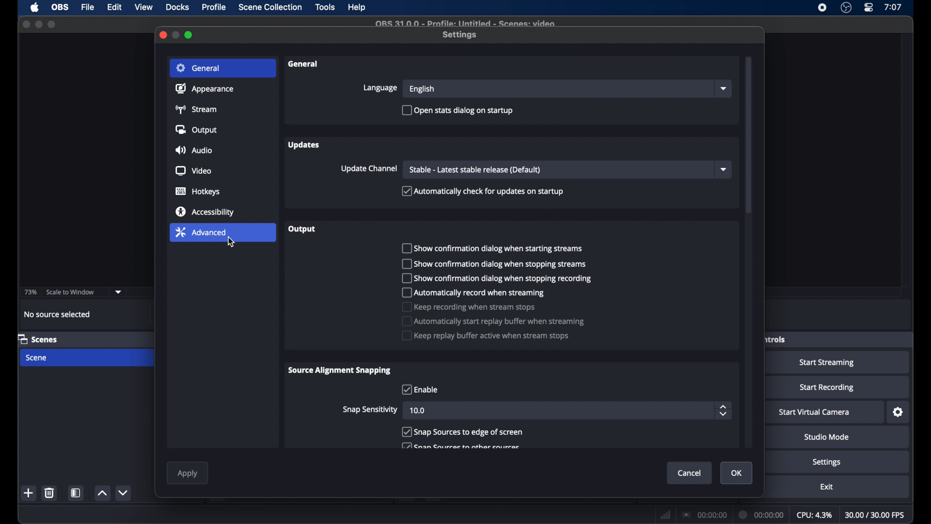  Describe the element at coordinates (215, 8) in the screenshot. I see `profile` at that location.